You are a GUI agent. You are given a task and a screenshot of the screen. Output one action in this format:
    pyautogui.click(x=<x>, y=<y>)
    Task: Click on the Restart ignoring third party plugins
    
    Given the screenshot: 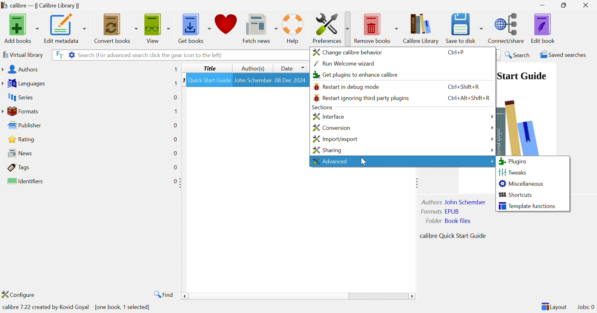 What is the action you would take?
    pyautogui.click(x=361, y=98)
    